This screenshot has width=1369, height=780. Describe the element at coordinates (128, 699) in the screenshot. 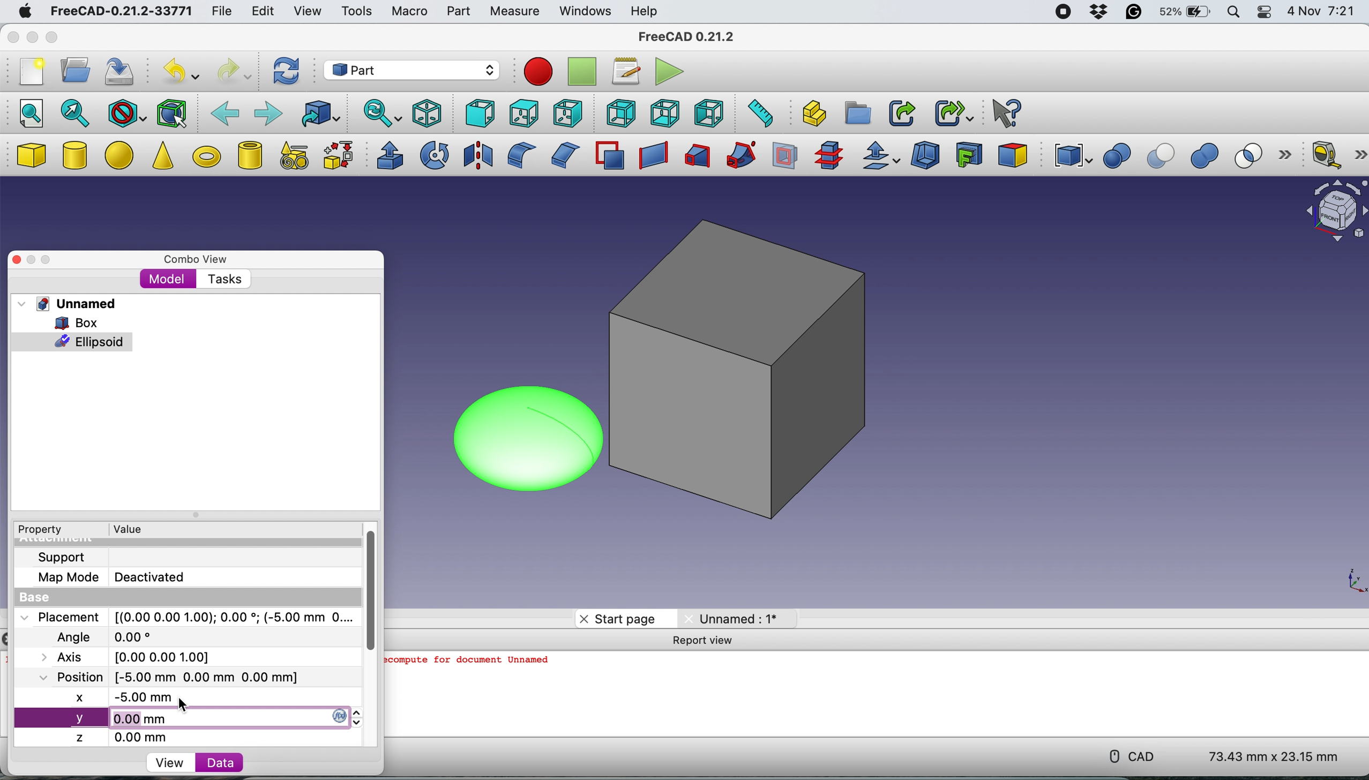

I see `x -5.00 mm` at that location.